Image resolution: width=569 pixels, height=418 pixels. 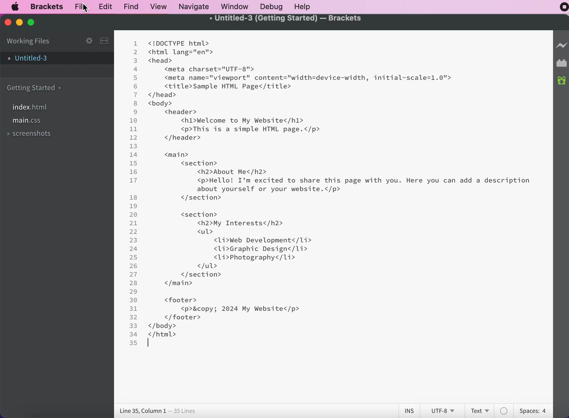 I want to click on working files, so click(x=28, y=42).